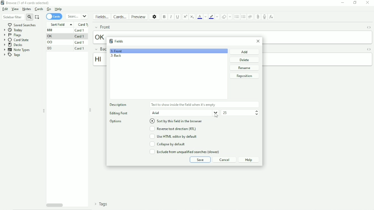 The width and height of the screenshot is (374, 210). I want to click on Options, so click(155, 16).